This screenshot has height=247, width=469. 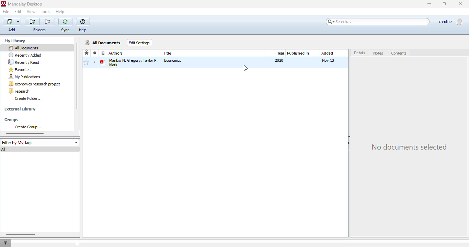 I want to click on help, so click(x=60, y=12).